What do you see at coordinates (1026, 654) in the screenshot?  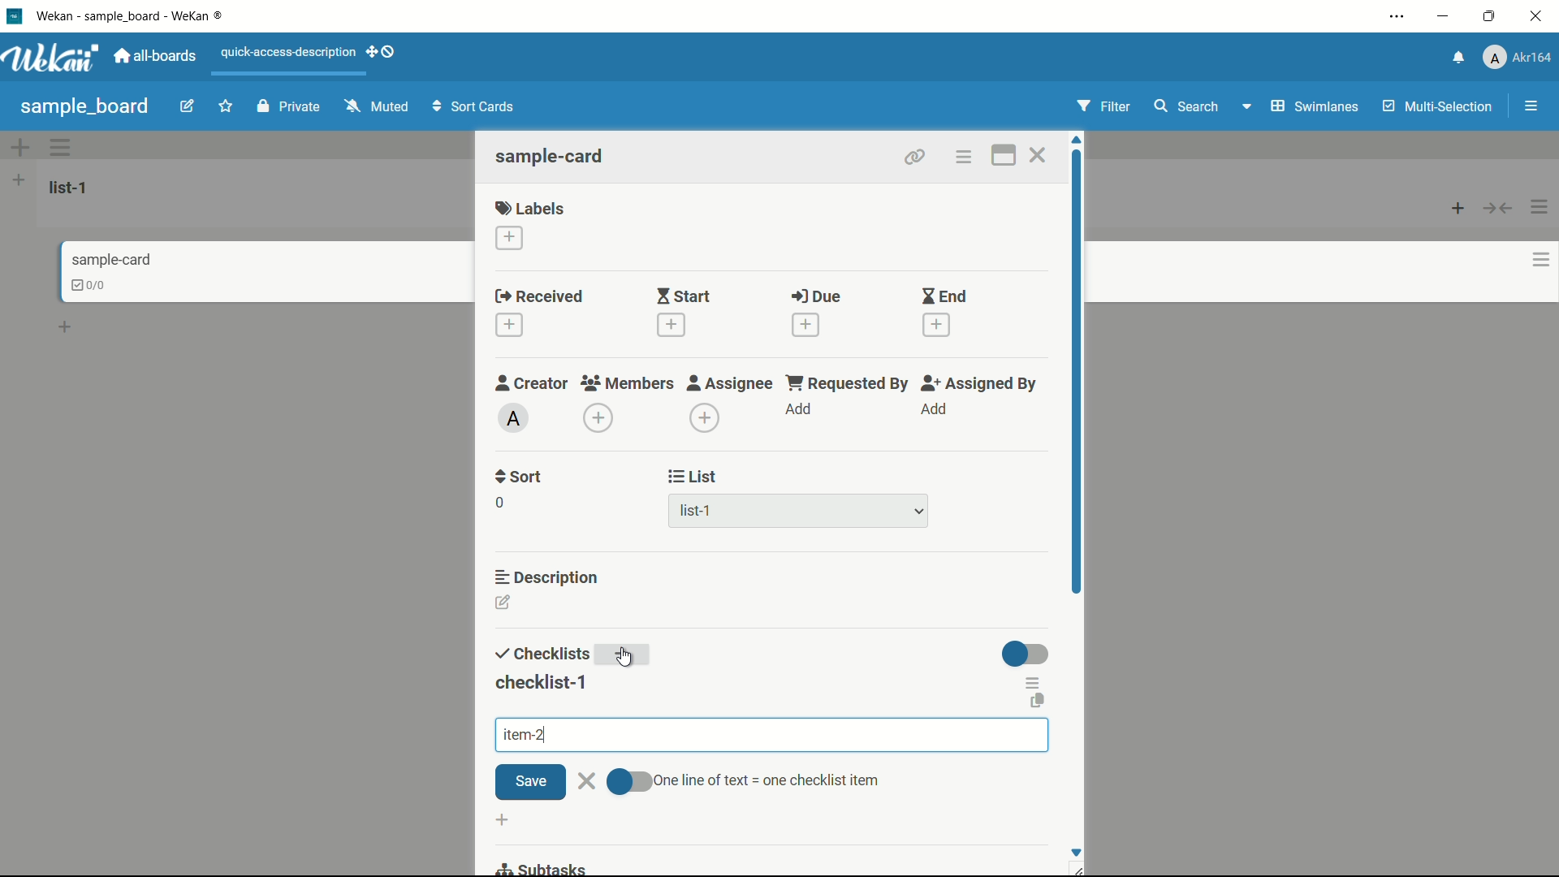 I see `toggle button` at bounding box center [1026, 654].